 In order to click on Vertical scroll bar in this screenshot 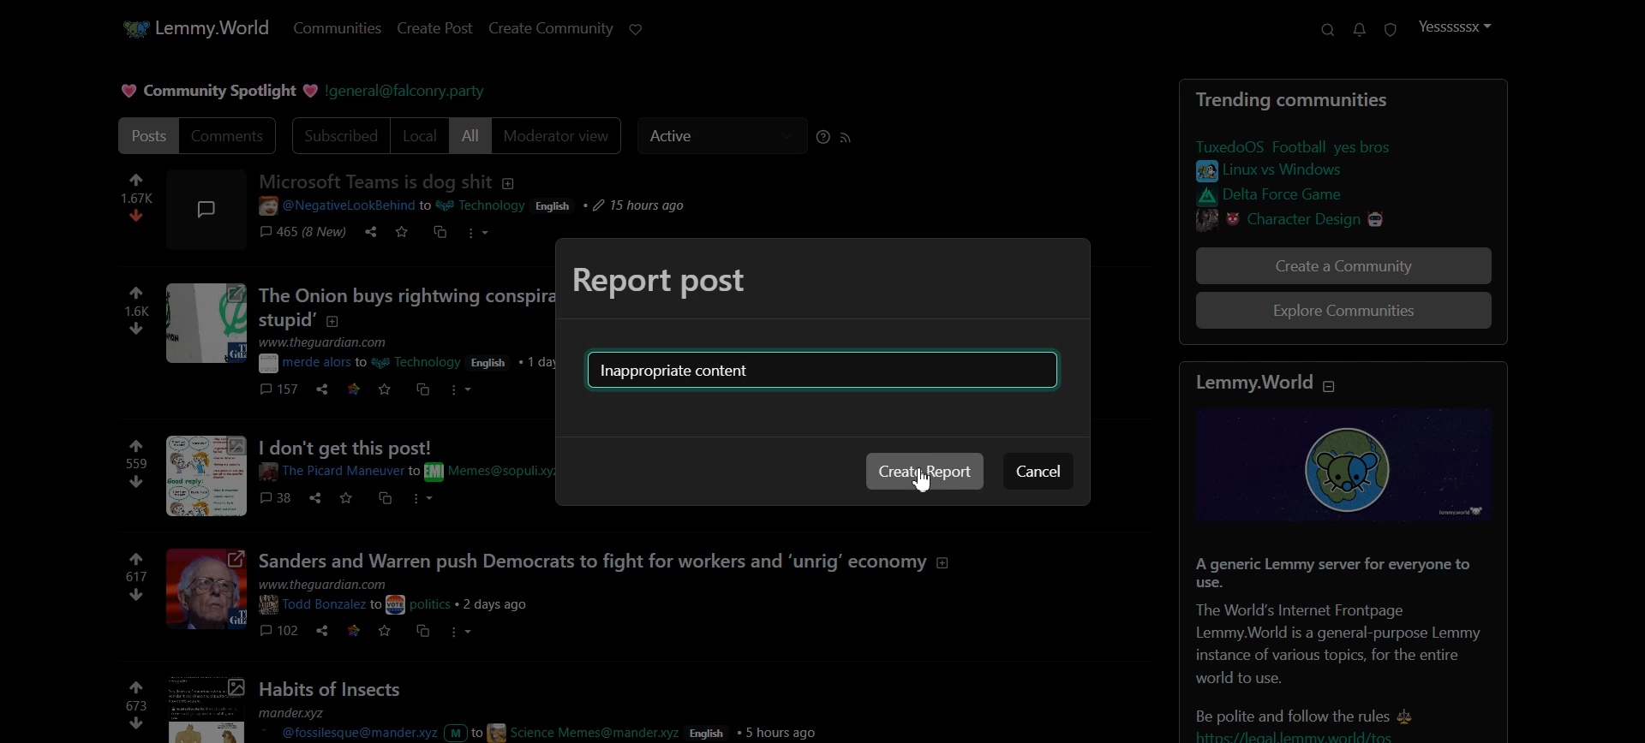, I will do `click(1634, 371)`.